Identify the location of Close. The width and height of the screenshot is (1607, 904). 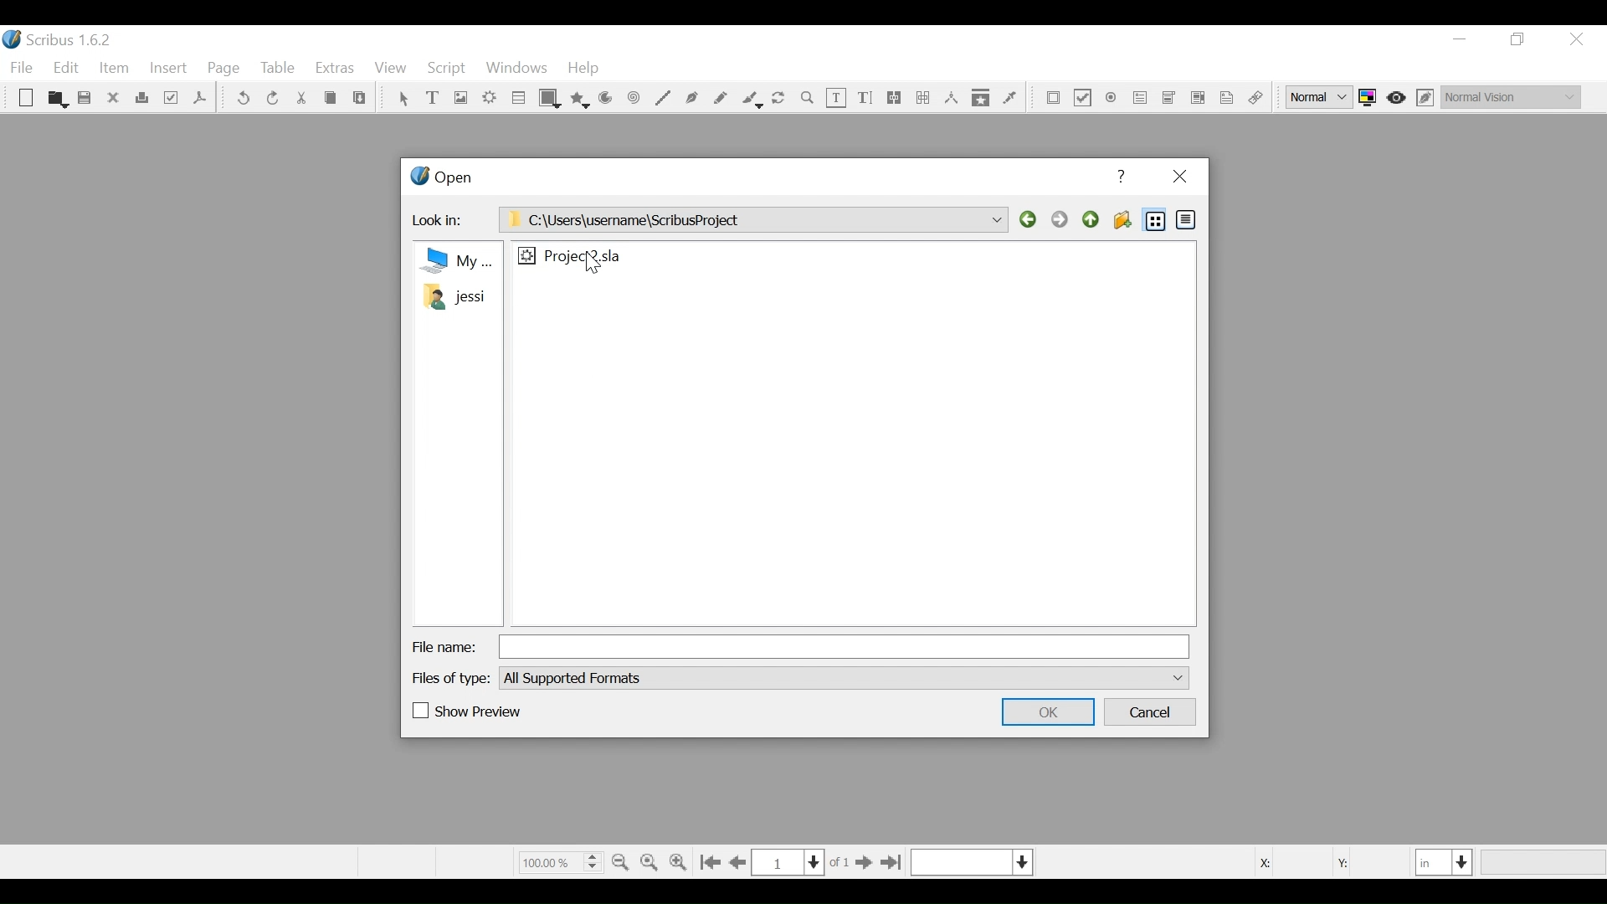
(115, 98).